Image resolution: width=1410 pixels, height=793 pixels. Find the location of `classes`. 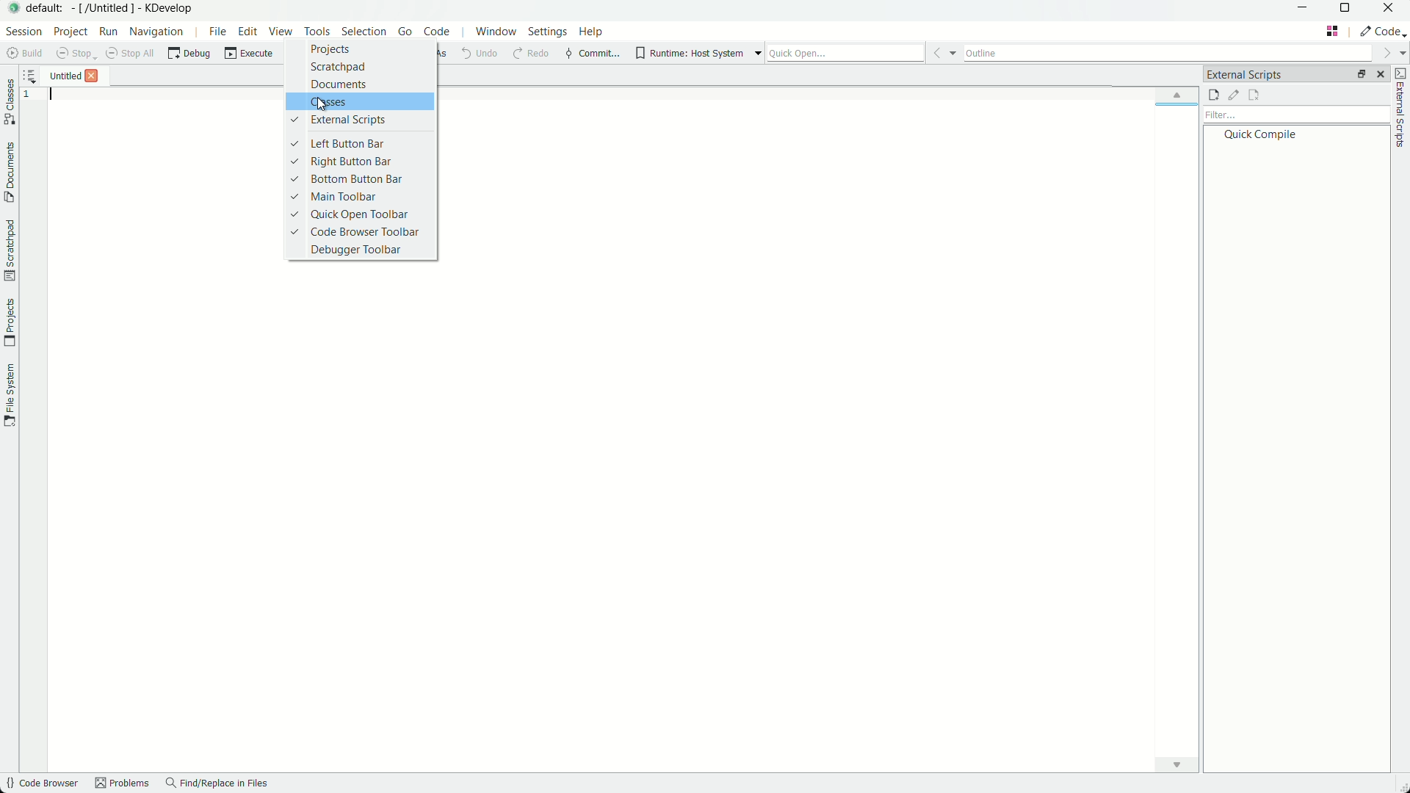

classes is located at coordinates (9, 101).